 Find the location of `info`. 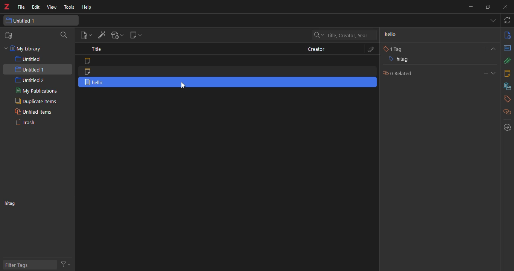

info is located at coordinates (506, 35).